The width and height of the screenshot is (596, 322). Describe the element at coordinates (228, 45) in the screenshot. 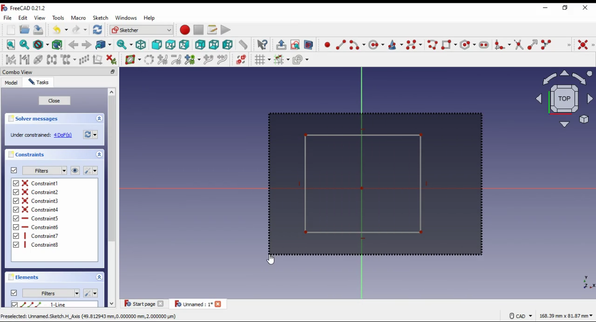

I see `left` at that location.